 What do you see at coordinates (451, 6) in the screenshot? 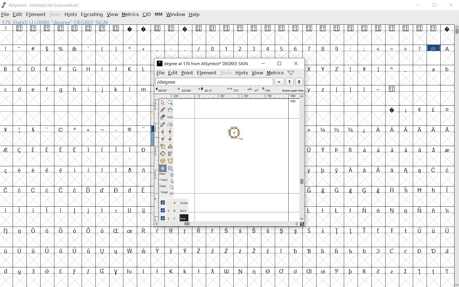
I see `close` at bounding box center [451, 6].